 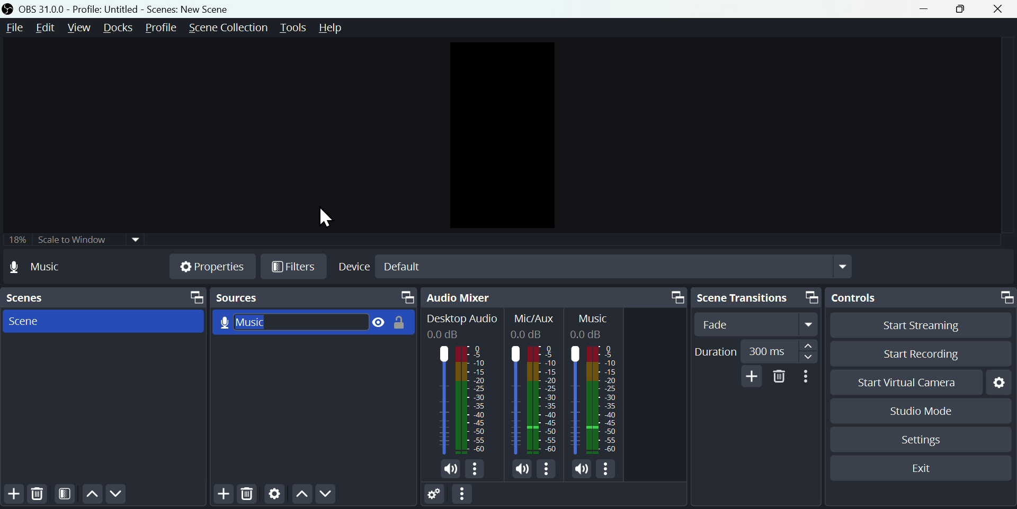 I want to click on Device, so click(x=353, y=267).